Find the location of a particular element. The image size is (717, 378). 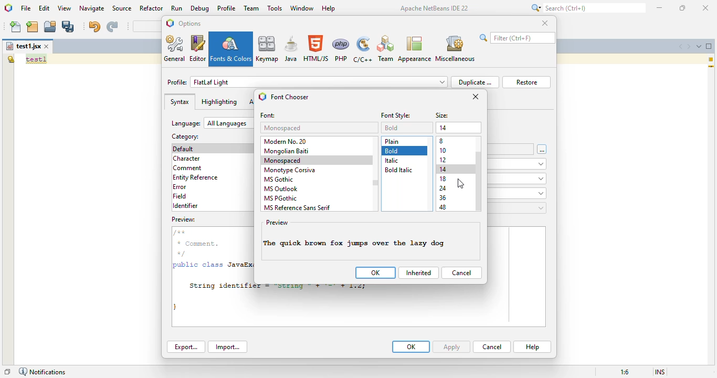

window is located at coordinates (302, 8).